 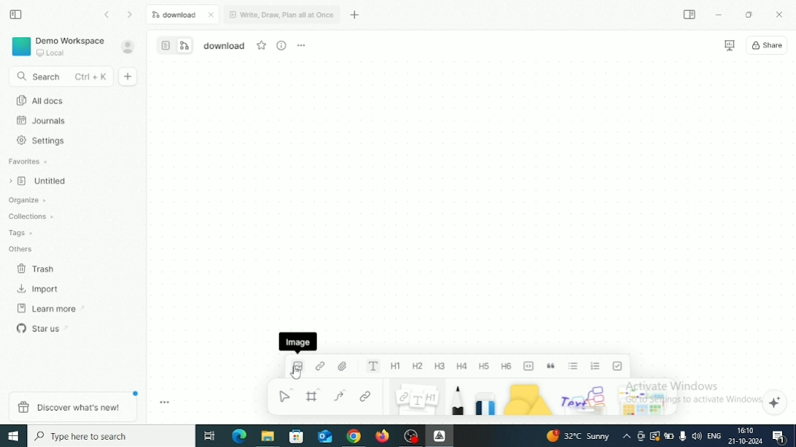 I want to click on Shape, so click(x=529, y=398).